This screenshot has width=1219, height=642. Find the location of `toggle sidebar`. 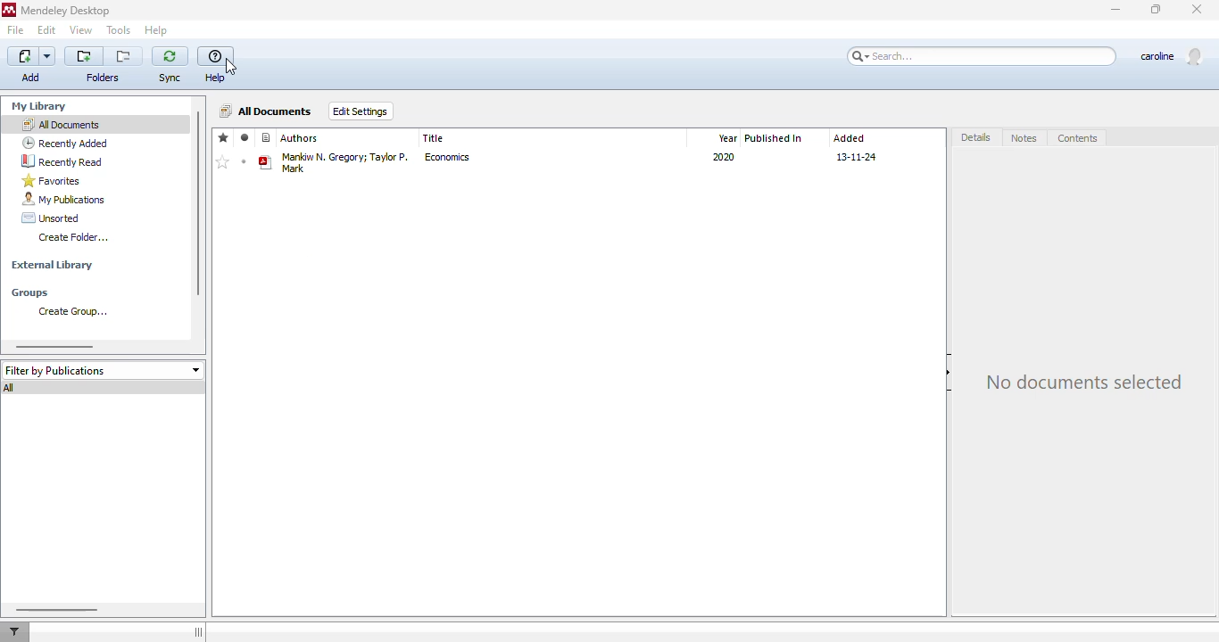

toggle sidebar is located at coordinates (198, 632).